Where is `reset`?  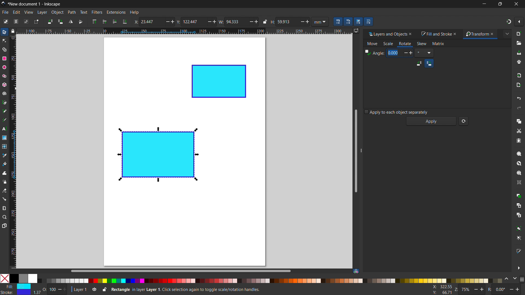
reset is located at coordinates (463, 121).